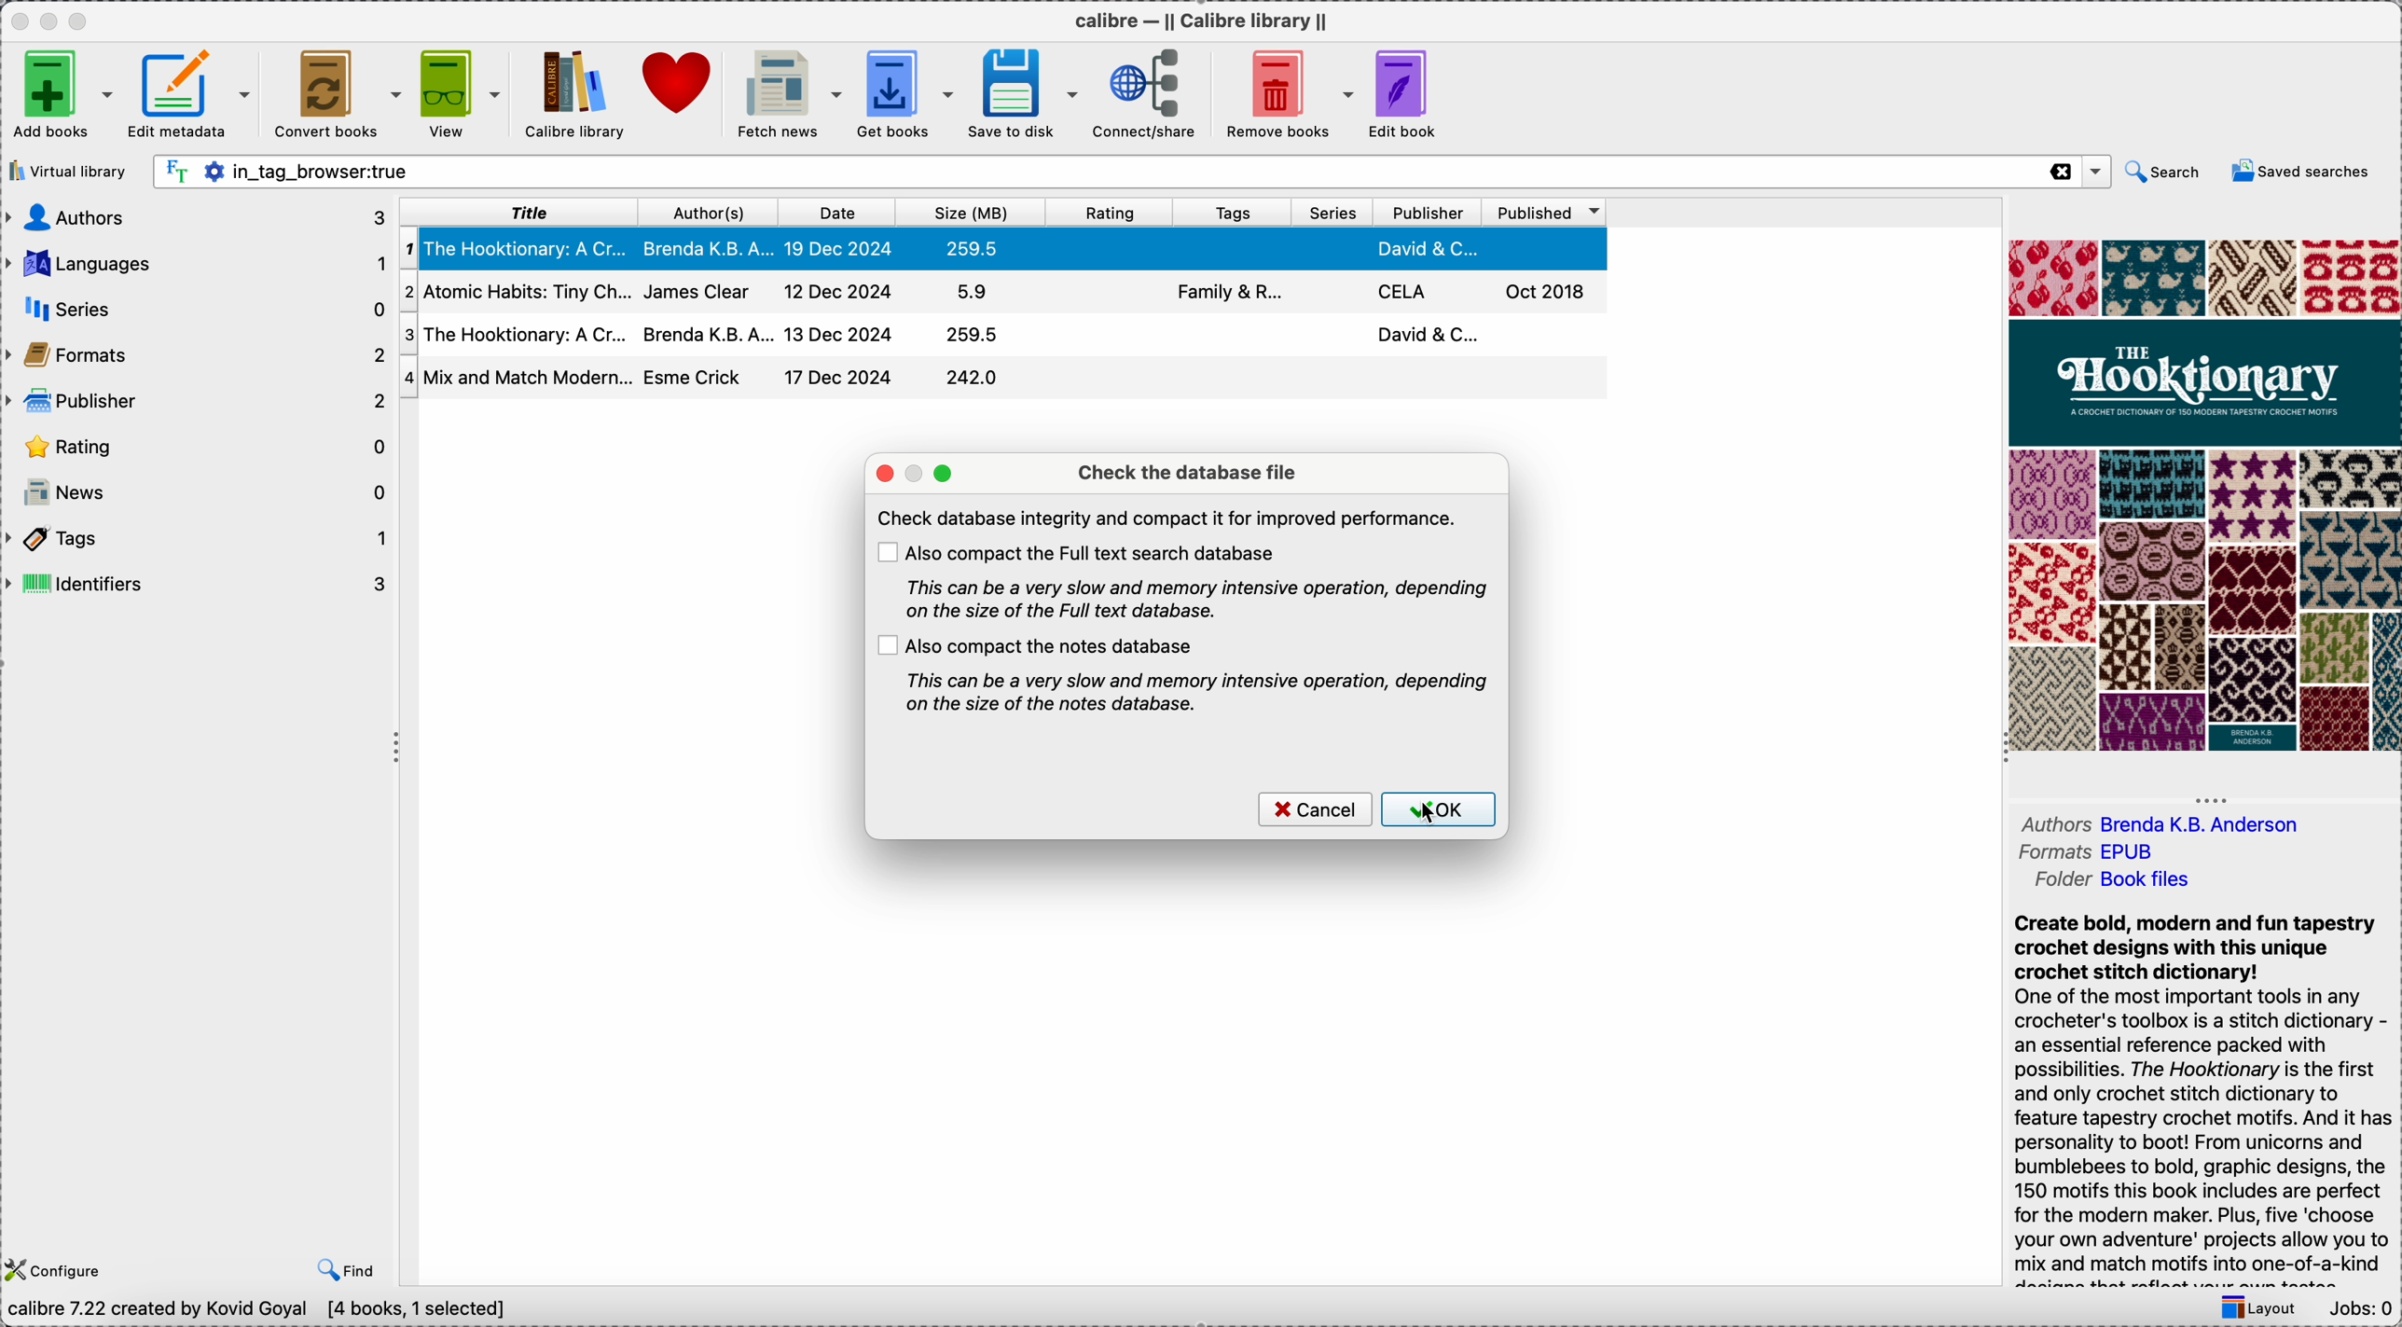 Image resolution: width=2402 pixels, height=1327 pixels. Describe the element at coordinates (1198, 698) in the screenshot. I see `note` at that location.